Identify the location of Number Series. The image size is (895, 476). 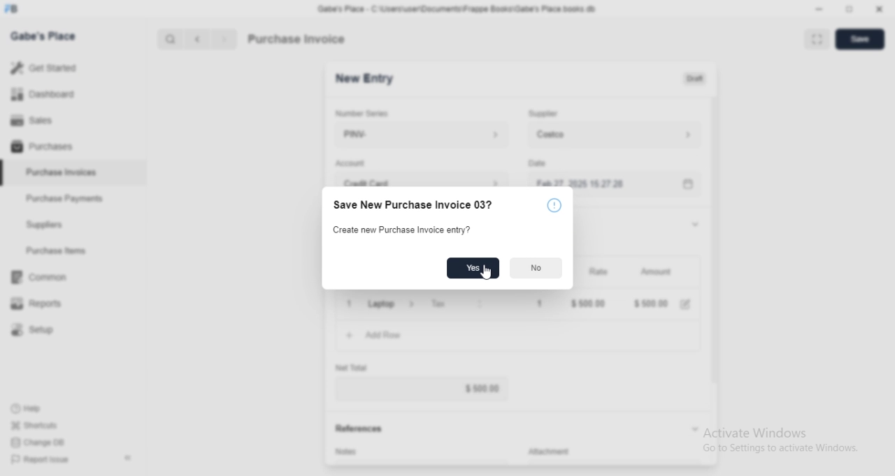
(362, 114).